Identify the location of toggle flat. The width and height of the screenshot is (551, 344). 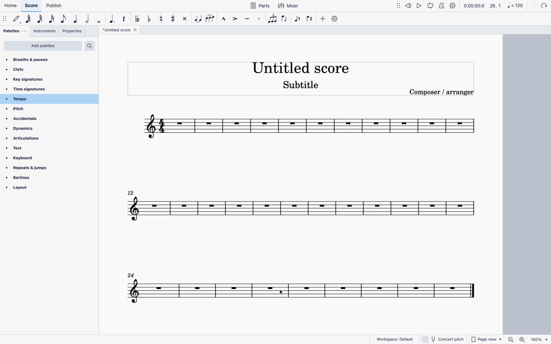
(150, 19).